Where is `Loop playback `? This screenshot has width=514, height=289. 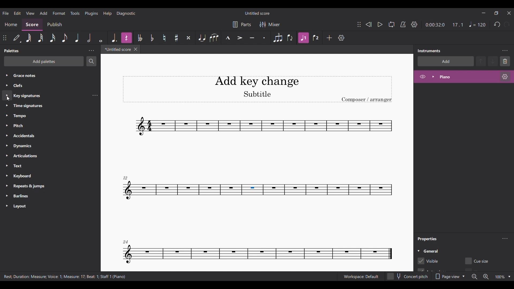
Loop playback  is located at coordinates (391, 24).